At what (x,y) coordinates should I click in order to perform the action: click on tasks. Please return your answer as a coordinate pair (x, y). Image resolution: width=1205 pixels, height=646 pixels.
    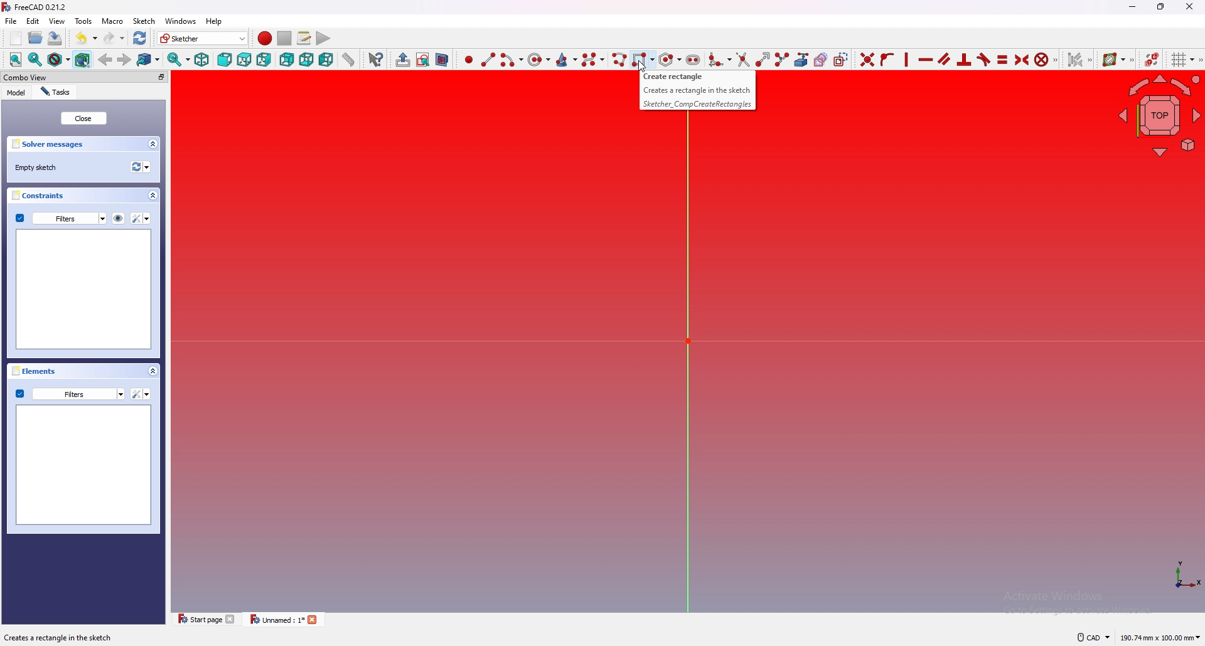
    Looking at the image, I should click on (56, 92).